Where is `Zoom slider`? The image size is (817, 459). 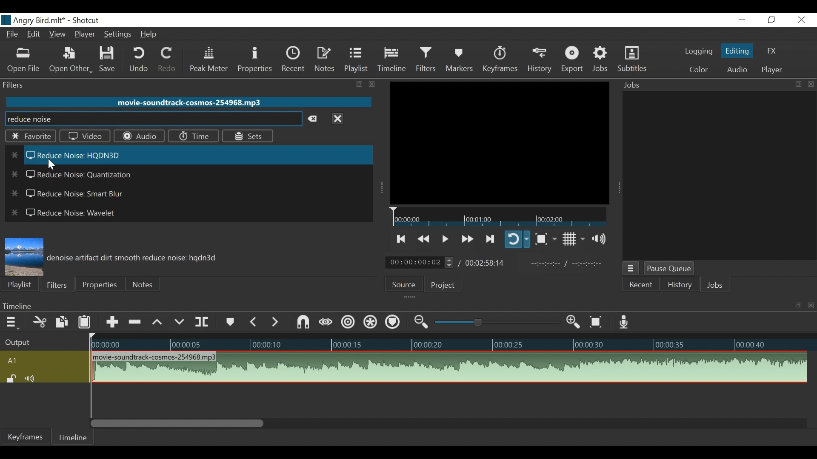 Zoom slider is located at coordinates (494, 323).